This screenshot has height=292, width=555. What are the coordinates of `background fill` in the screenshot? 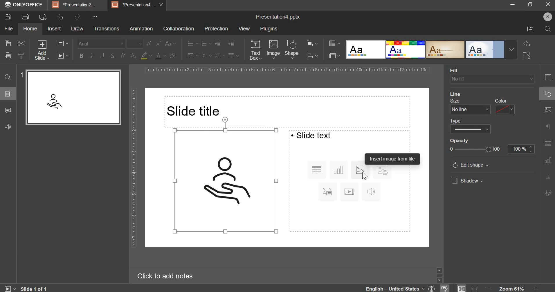 It's located at (492, 79).